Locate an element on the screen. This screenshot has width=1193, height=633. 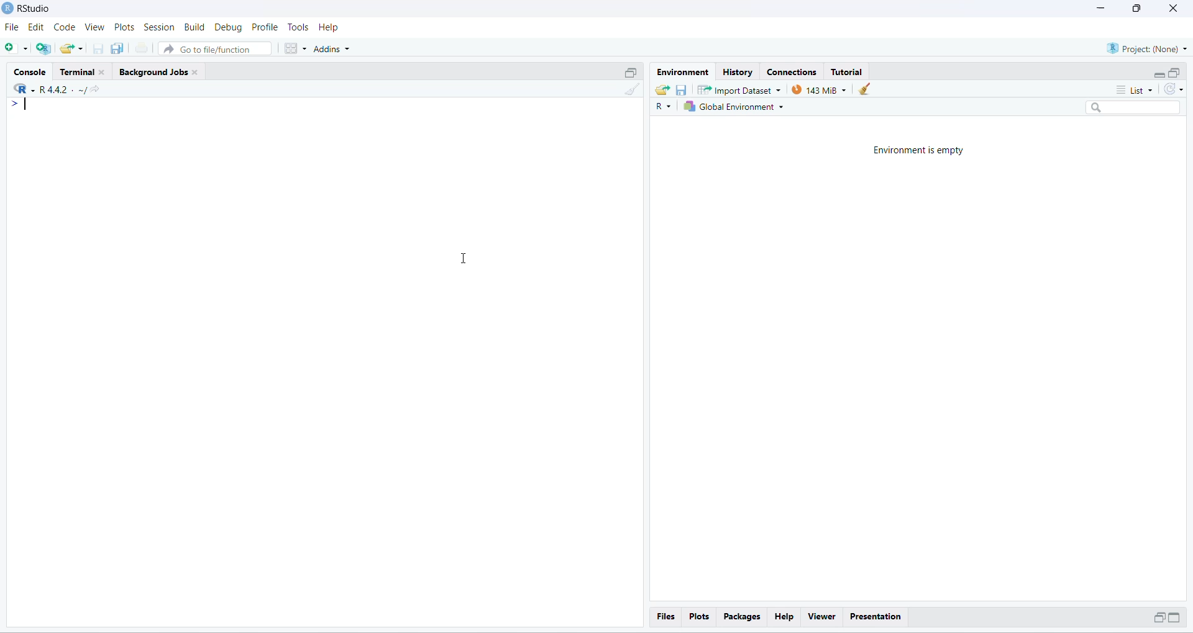
Expand/collapse is located at coordinates (1158, 74).